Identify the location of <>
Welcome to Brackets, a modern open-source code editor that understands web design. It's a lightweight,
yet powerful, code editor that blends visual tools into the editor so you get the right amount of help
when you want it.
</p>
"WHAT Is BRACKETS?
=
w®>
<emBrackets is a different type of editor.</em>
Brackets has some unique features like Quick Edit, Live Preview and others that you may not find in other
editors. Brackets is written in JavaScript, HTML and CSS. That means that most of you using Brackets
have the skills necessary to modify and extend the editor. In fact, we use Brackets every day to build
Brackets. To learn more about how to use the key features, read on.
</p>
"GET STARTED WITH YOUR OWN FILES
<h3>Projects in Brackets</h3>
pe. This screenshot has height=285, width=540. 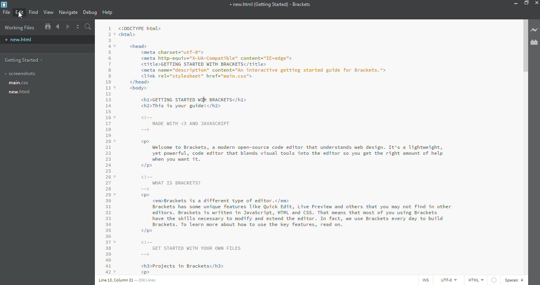
(287, 206).